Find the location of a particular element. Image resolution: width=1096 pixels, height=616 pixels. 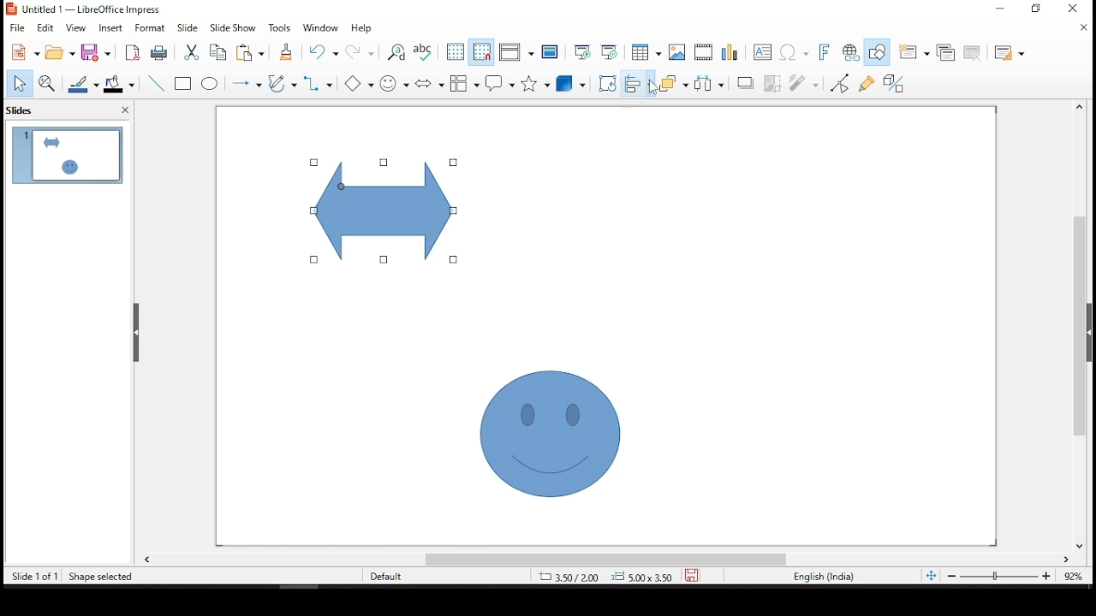

fit slide to current window is located at coordinates (929, 575).